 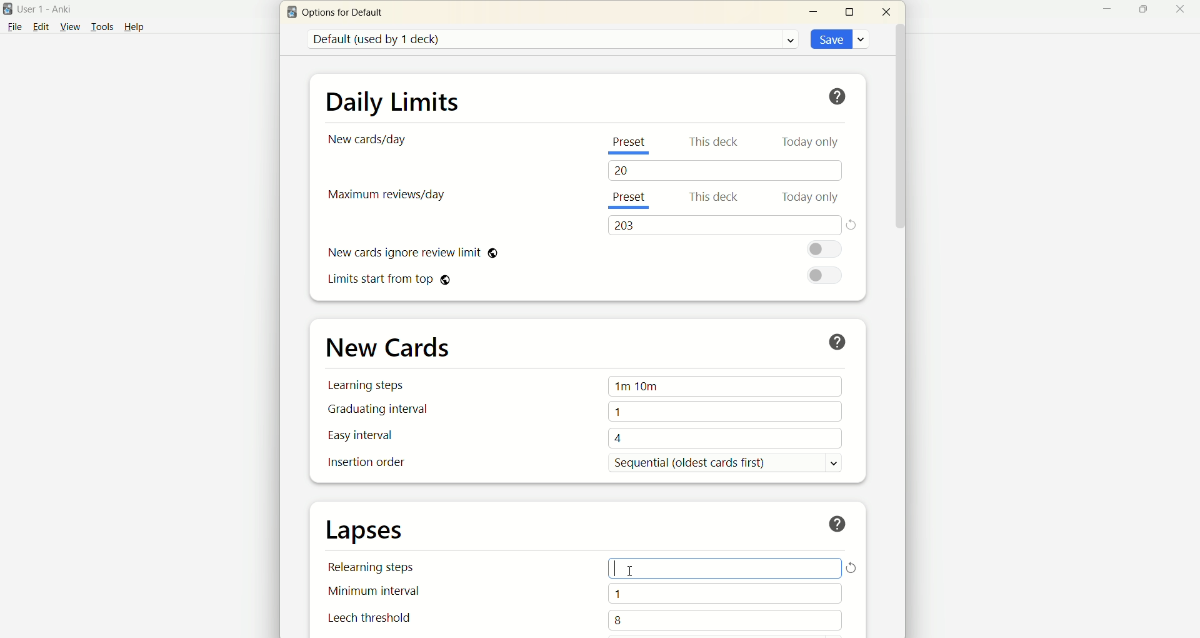 I want to click on this deck, so click(x=716, y=198).